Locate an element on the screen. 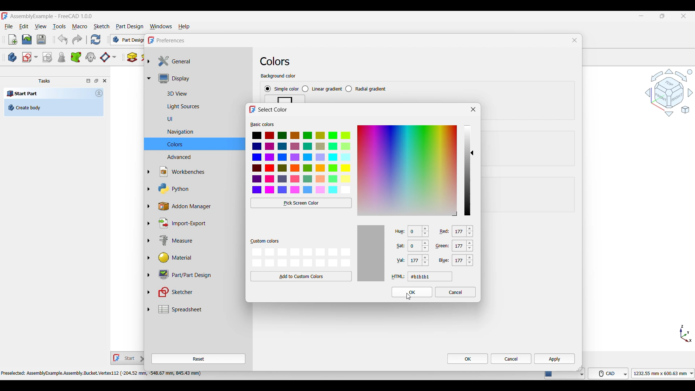 Image resolution: width=695 pixels, height=391 pixels. Indicates text box for HTML is located at coordinates (398, 277).